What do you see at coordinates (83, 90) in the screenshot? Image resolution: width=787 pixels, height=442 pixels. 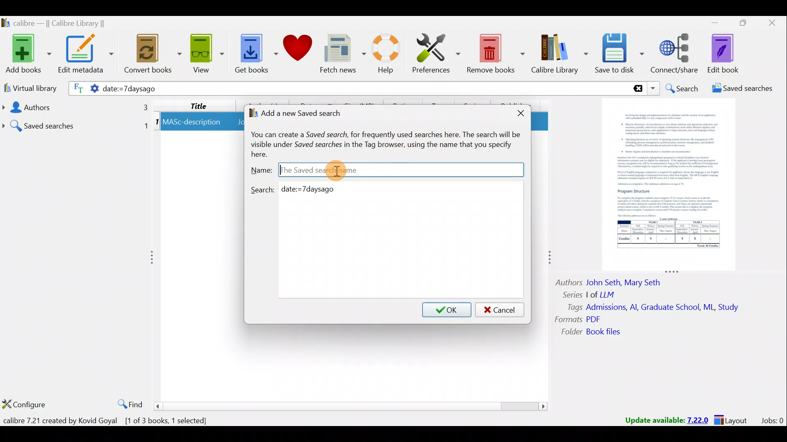 I see `Search settings` at bounding box center [83, 90].